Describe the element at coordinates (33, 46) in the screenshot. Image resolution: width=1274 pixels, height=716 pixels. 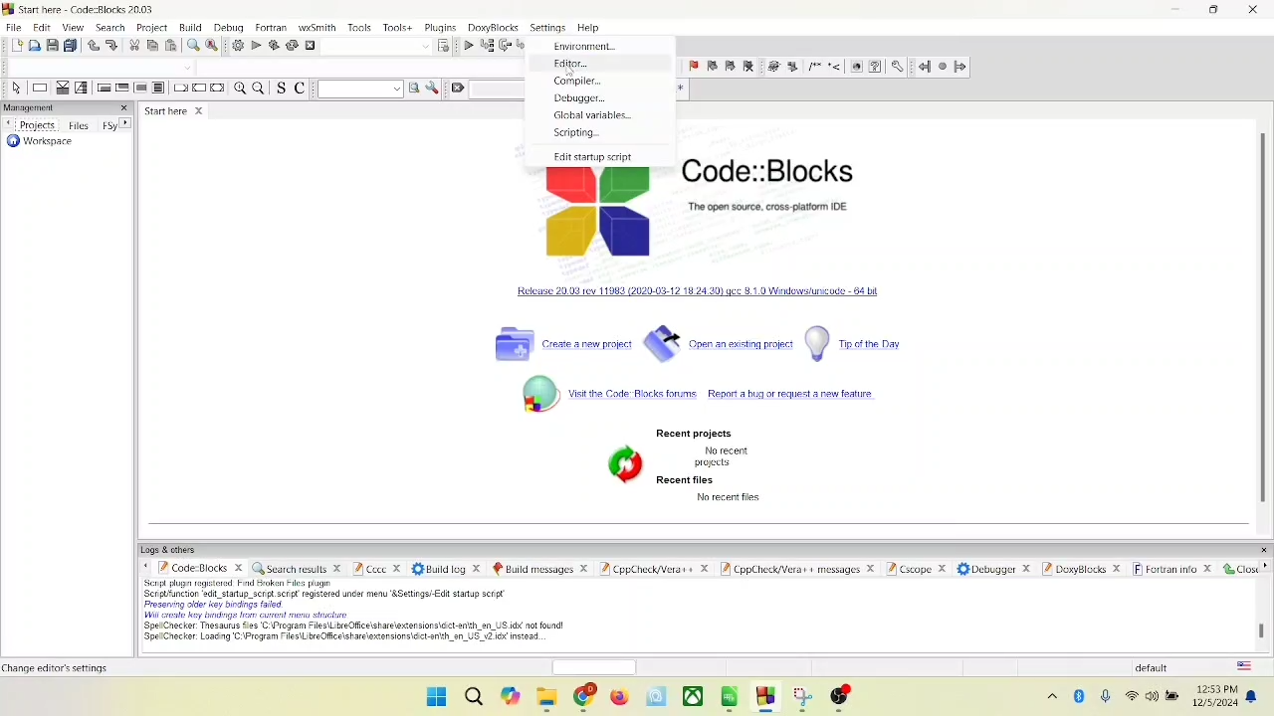
I see `open` at that location.